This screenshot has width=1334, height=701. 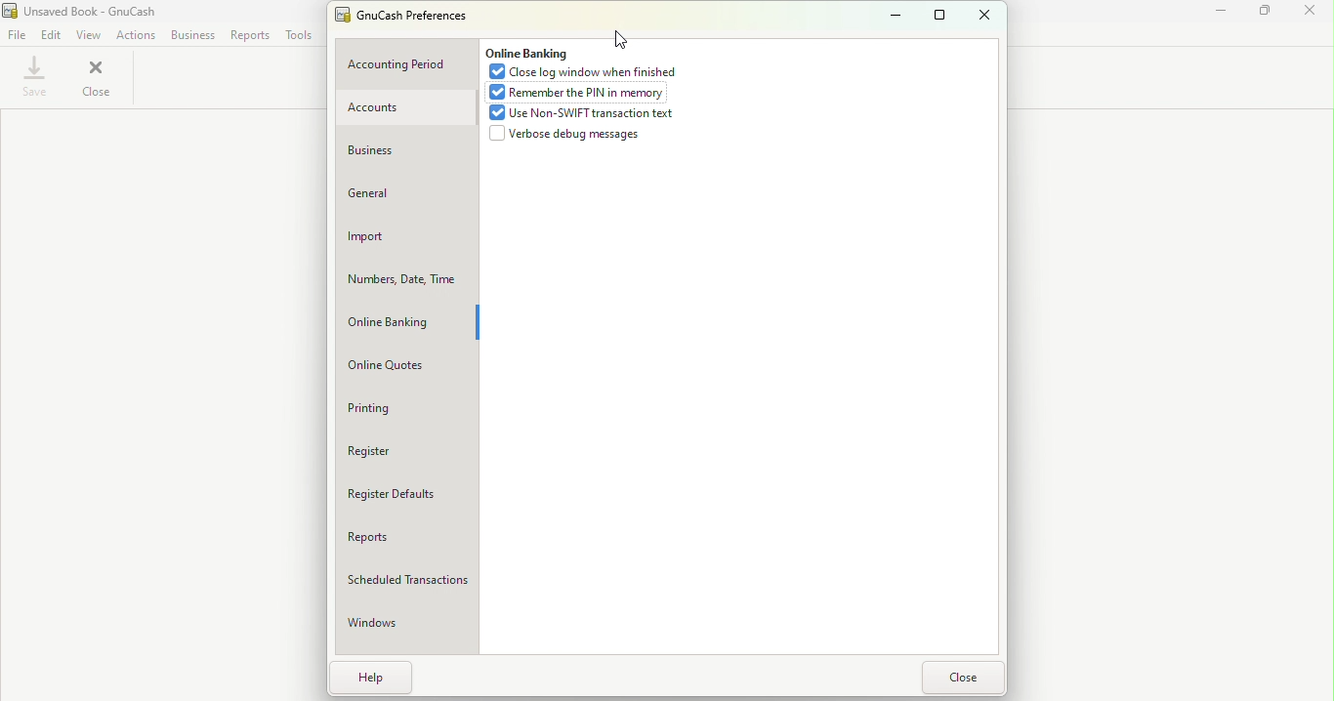 What do you see at coordinates (401, 322) in the screenshot?
I see `Online banking` at bounding box center [401, 322].